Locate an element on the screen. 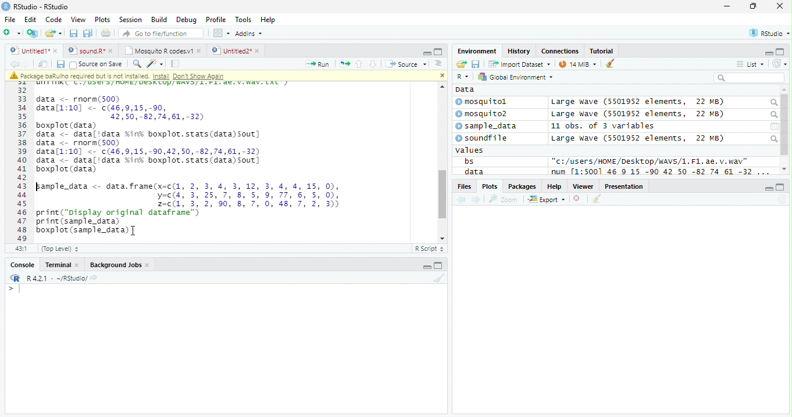 Image resolution: width=792 pixels, height=417 pixels. Folder is located at coordinates (461, 64).